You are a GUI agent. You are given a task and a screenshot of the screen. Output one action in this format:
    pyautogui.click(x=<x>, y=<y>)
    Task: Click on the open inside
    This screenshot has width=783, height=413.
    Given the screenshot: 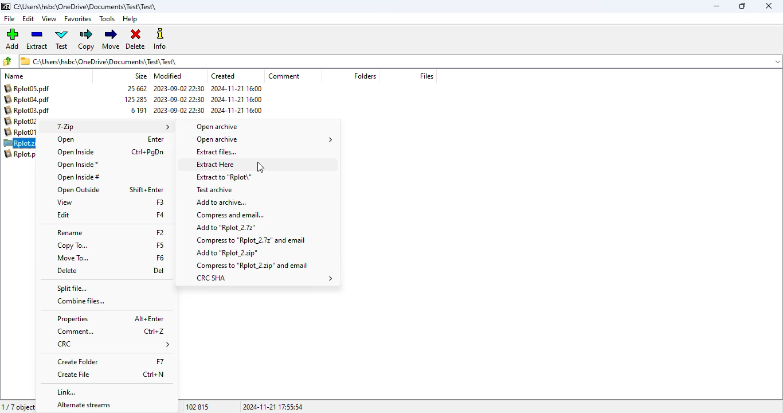 What is the action you would take?
    pyautogui.click(x=75, y=152)
    